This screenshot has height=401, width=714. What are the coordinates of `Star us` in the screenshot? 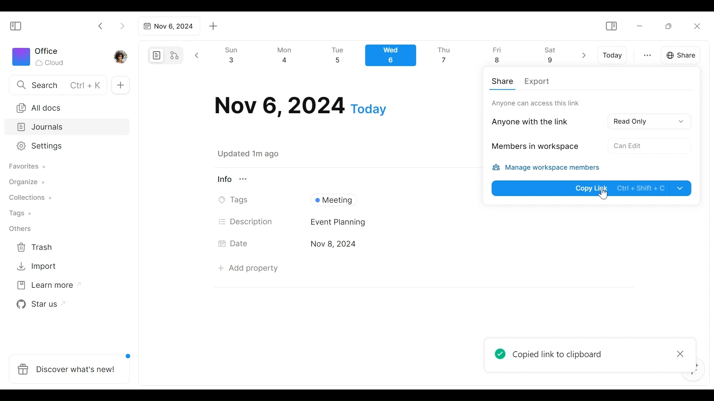 It's located at (39, 304).